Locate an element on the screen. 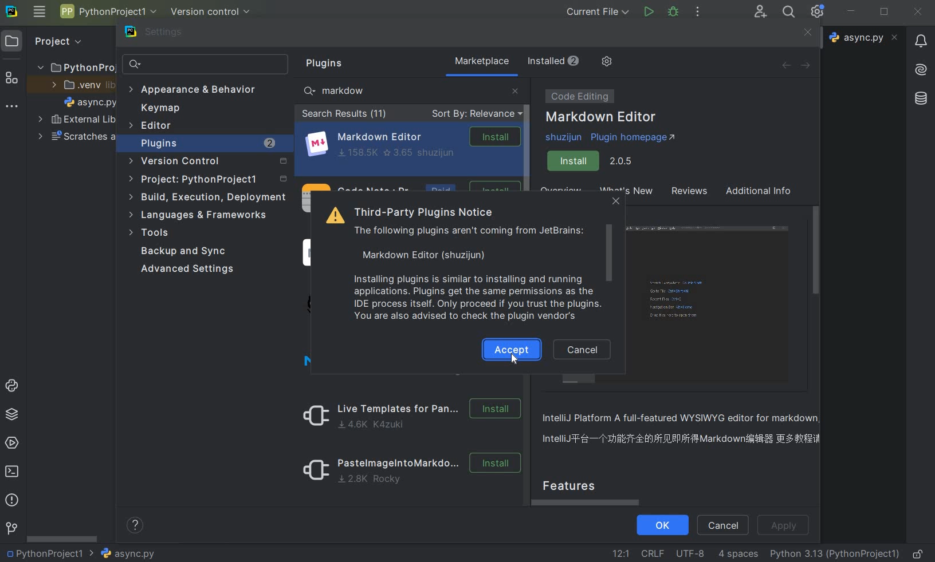 The width and height of the screenshot is (935, 562). debug is located at coordinates (674, 13).